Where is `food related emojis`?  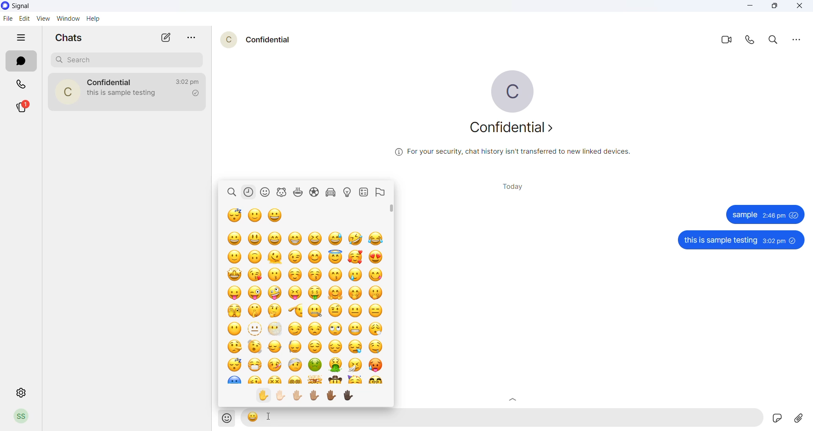 food related emojis is located at coordinates (299, 192).